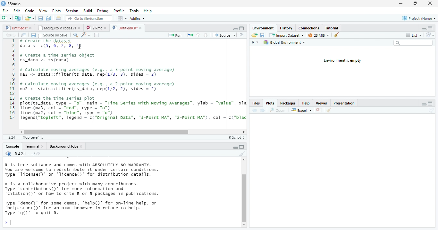 This screenshot has height=230, width=438. Describe the element at coordinates (128, 83) in the screenshot. I see `1 # create the dataset data <- ¢(5, 6, 7, 8, 4)34 # create a time series object5 ts_data <- ts(data)67 # calculate moving averages (e.g., a 3-point moving average)8 ma3 <- stats::filter(ts_data, rep(1/3, 3), sides = 2)910 # calculate moving averages (e.g., a 2-point moving average)11 maz <- stats::filter(ts_data, rep(1/2, 2), sides = 2)1213 # Create the time series plot14 plot(ts_data, type = "0", main = “Time Series with Moving Averages”, ylab = "value", xla15 lines(ma3, col - “red”, type = "0")16 lines(maz, col = “blue”, type = "o")17 Tegend(“topleft”, legend = c("original Data”, “"3-Point MA”, "2-Point MA"), col = c("blac` at that location.